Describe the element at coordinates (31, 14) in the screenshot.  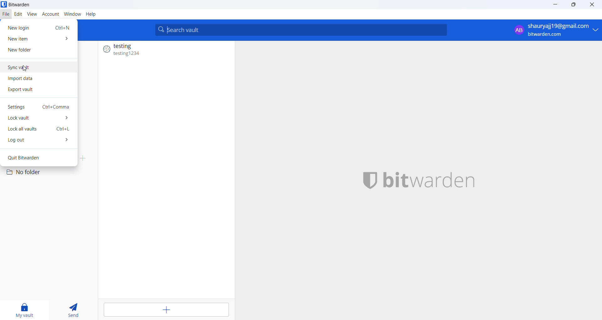
I see `view` at that location.